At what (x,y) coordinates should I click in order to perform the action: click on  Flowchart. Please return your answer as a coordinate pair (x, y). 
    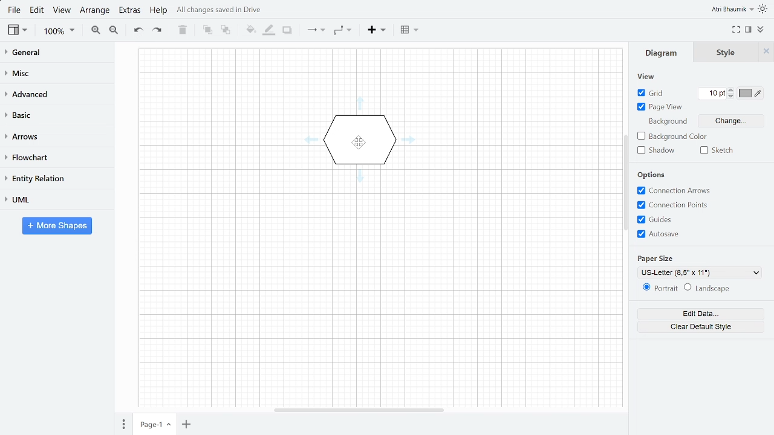
    Looking at the image, I should click on (52, 156).